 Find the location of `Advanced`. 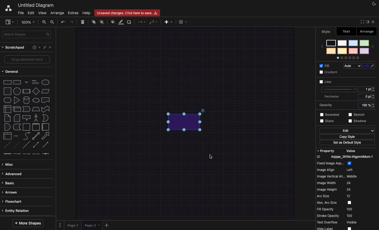

Advanced is located at coordinates (12, 173).